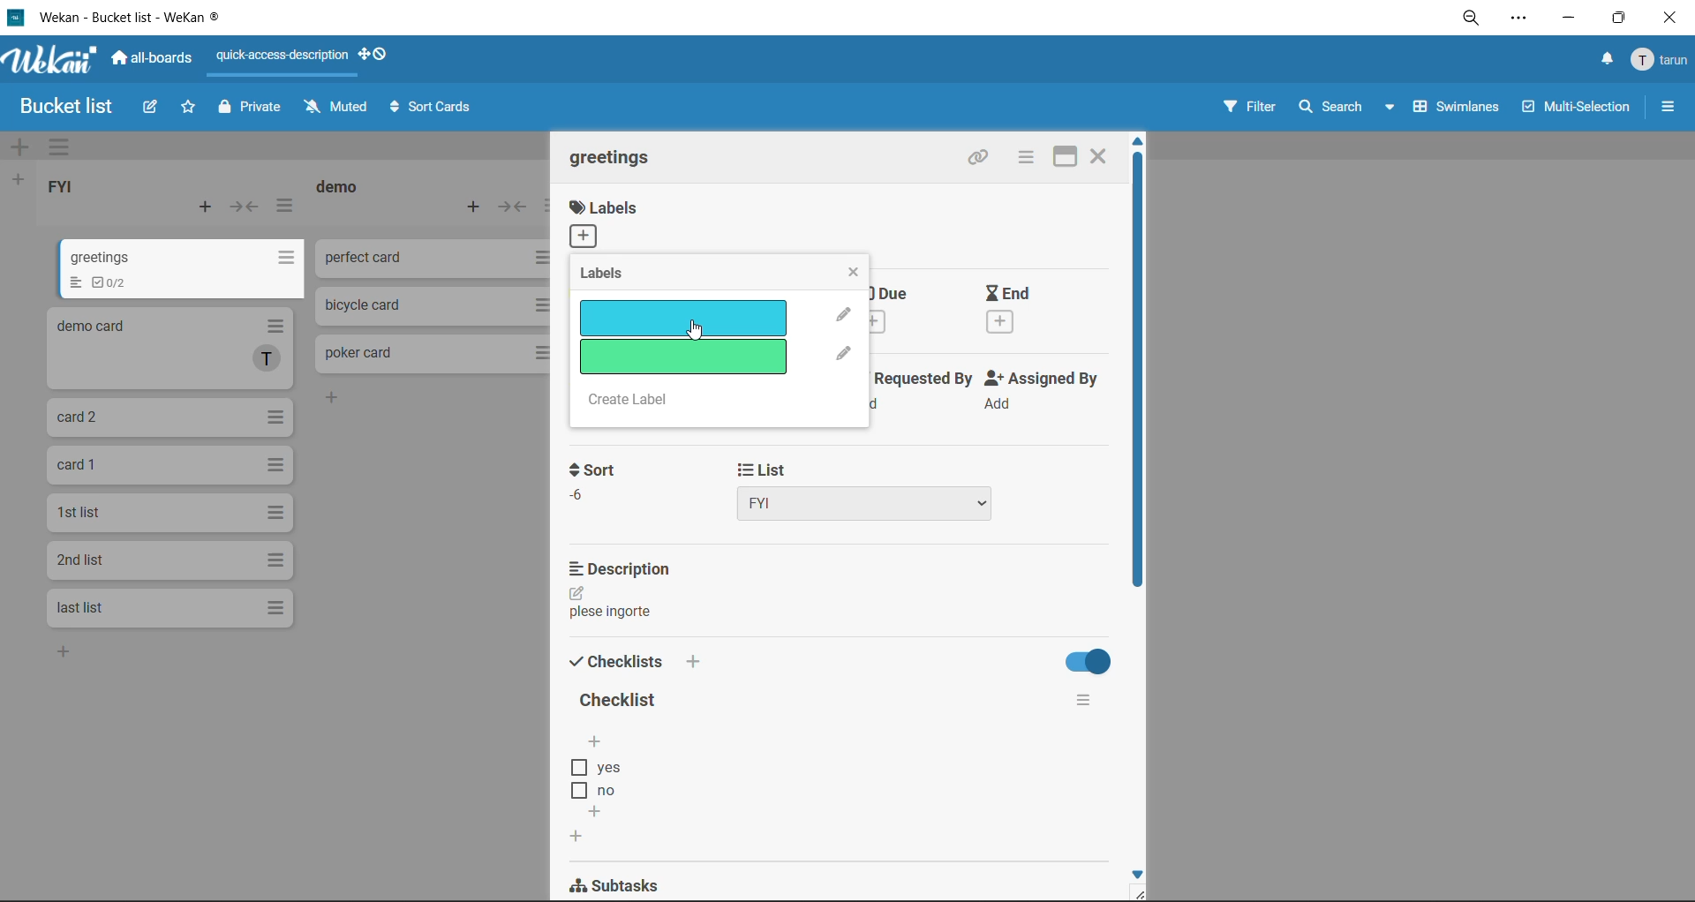 The height and width of the screenshot is (902, 1695). What do you see at coordinates (172, 417) in the screenshot?
I see `card 3` at bounding box center [172, 417].